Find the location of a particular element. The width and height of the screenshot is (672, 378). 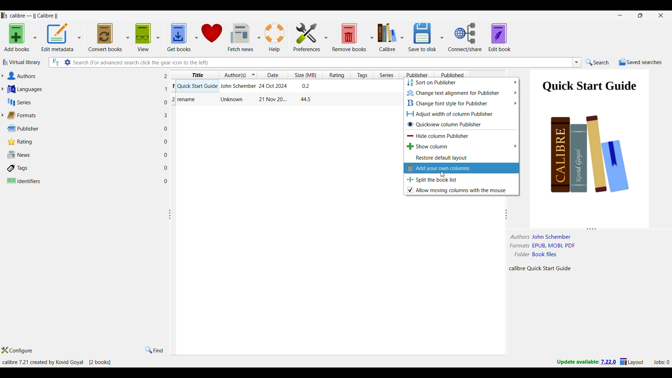

Close interface is located at coordinates (661, 15).